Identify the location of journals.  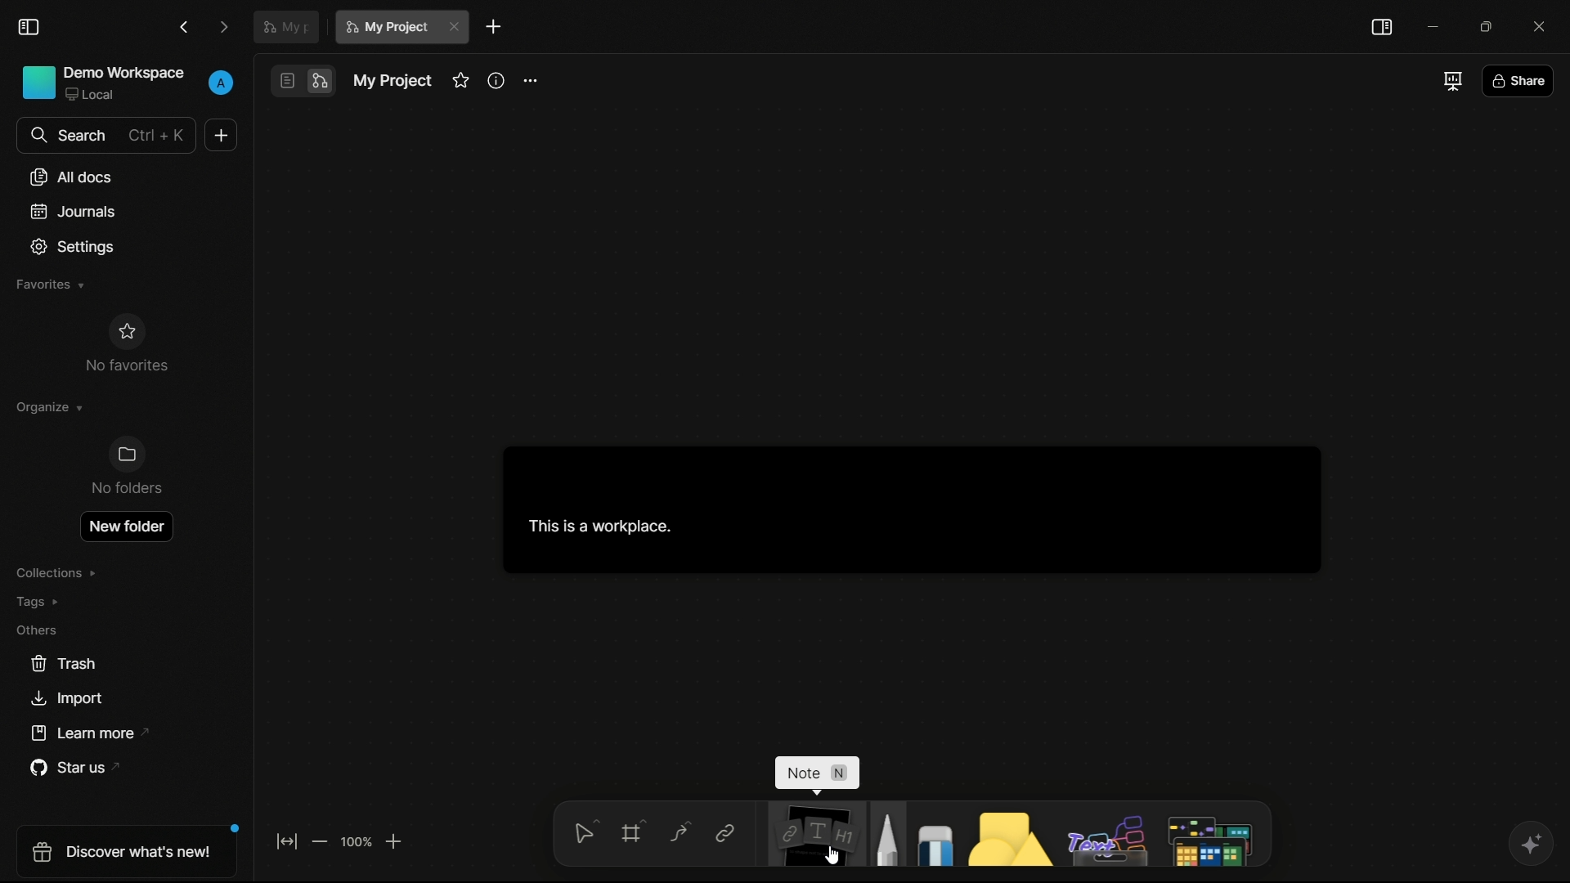
(73, 209).